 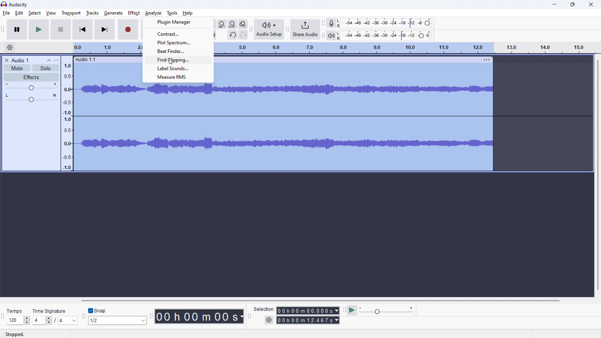 I want to click on tools, so click(x=172, y=13).